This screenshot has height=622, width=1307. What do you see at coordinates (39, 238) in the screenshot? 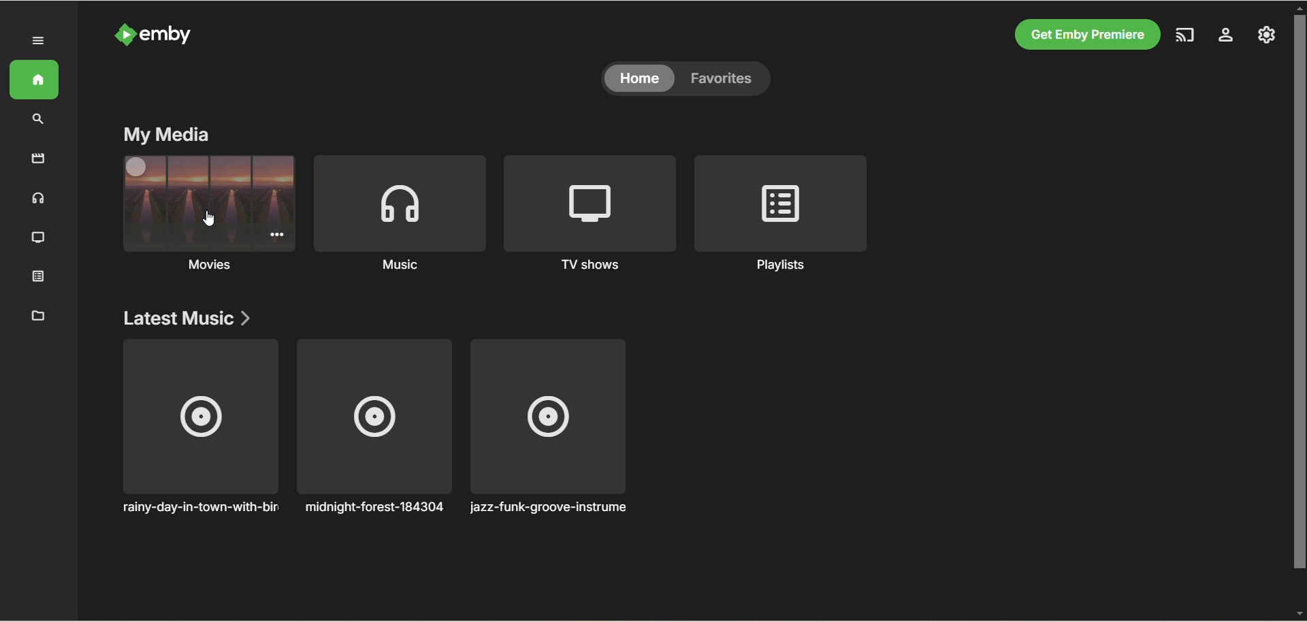
I see `TV shows` at bounding box center [39, 238].